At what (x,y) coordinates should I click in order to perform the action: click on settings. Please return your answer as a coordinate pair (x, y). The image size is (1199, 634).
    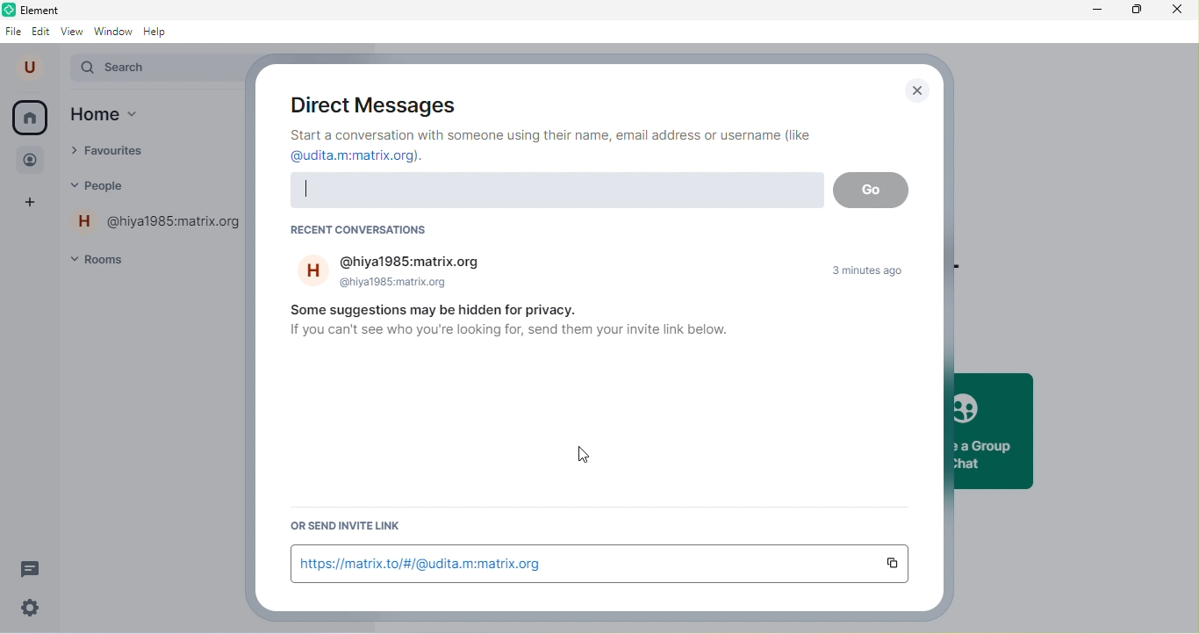
    Looking at the image, I should click on (32, 607).